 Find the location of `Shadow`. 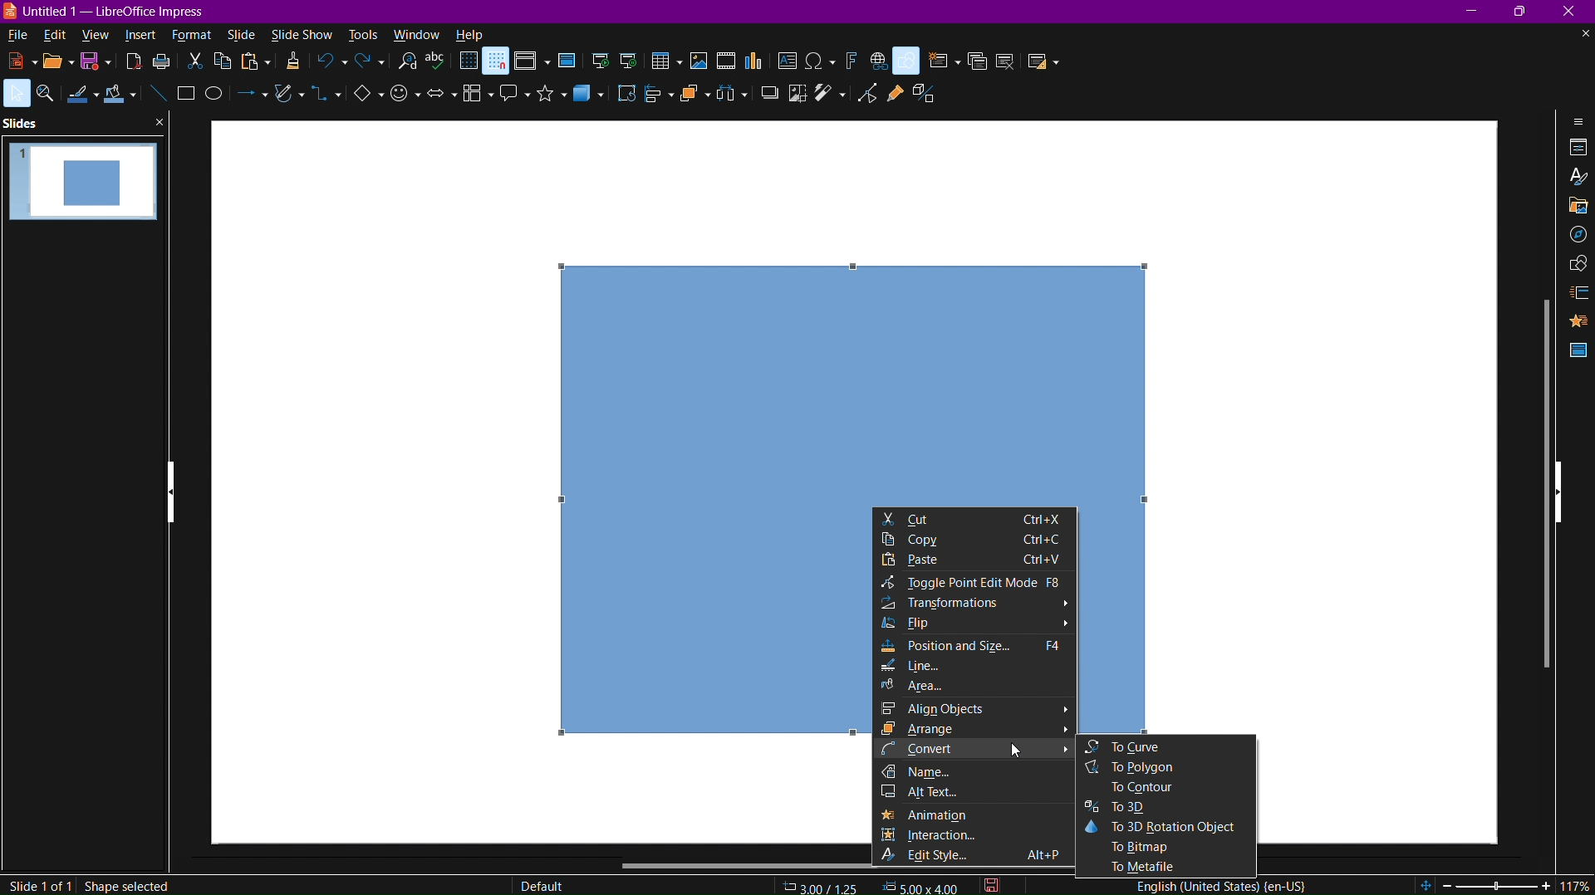

Shadow is located at coordinates (766, 99).